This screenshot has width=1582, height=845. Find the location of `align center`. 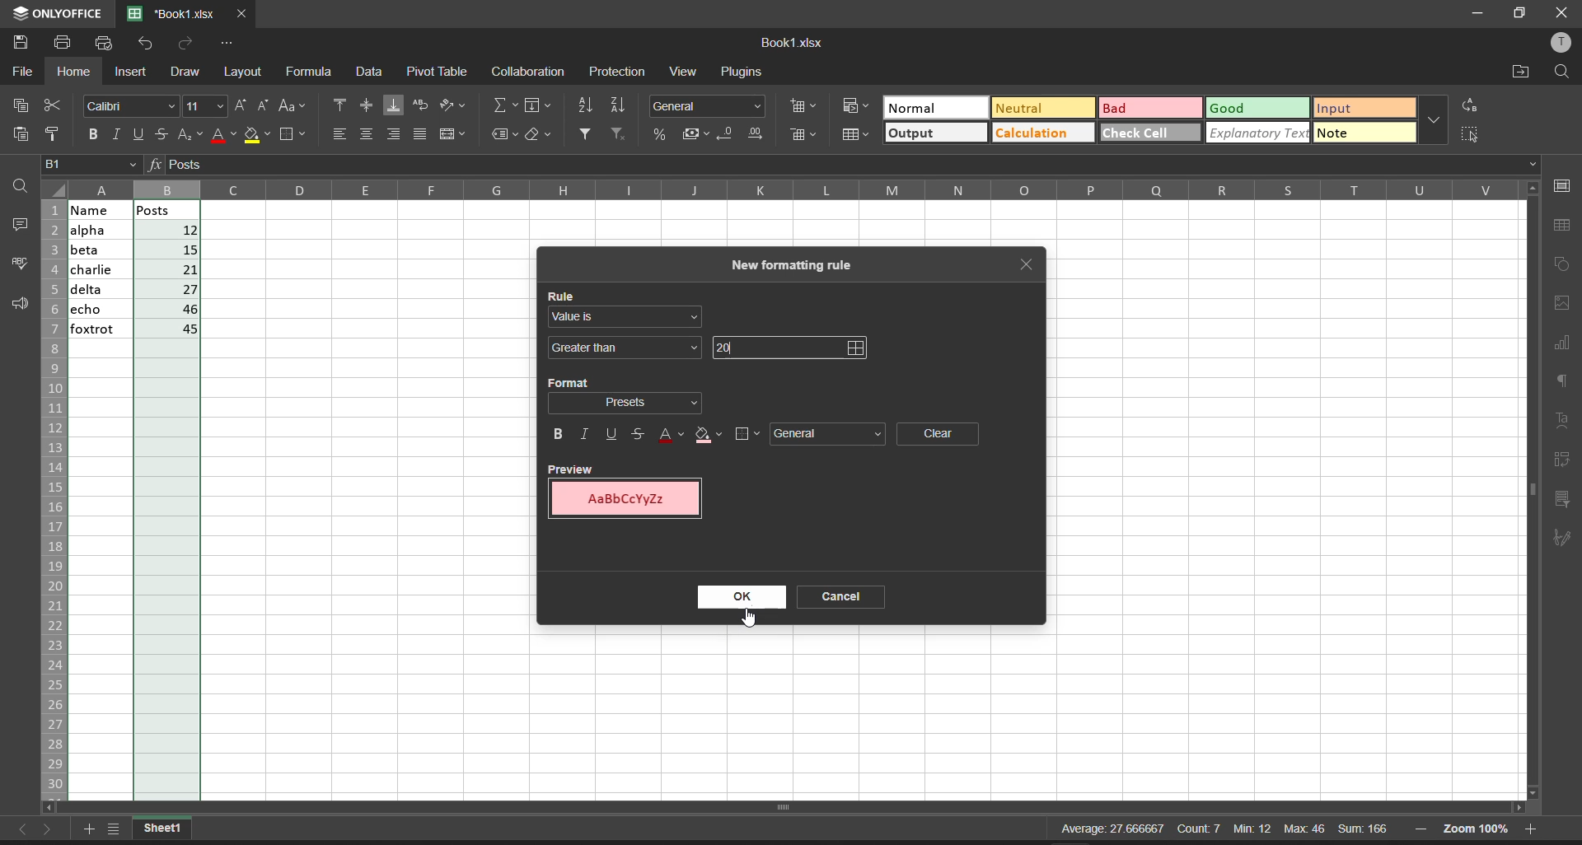

align center is located at coordinates (366, 135).